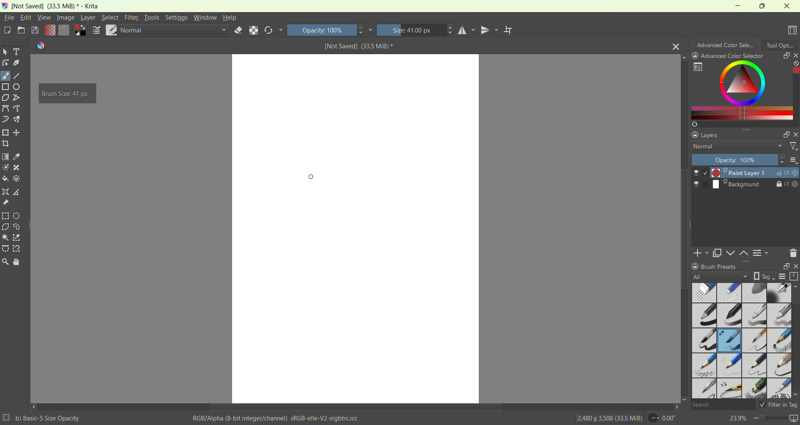 This screenshot has height=425, width=800. What do you see at coordinates (80, 31) in the screenshot?
I see `foreground/background color sector` at bounding box center [80, 31].